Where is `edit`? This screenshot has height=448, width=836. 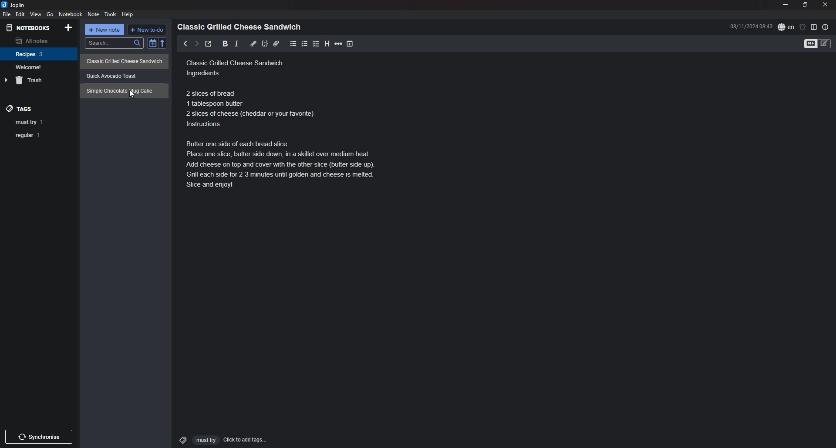 edit is located at coordinates (20, 14).